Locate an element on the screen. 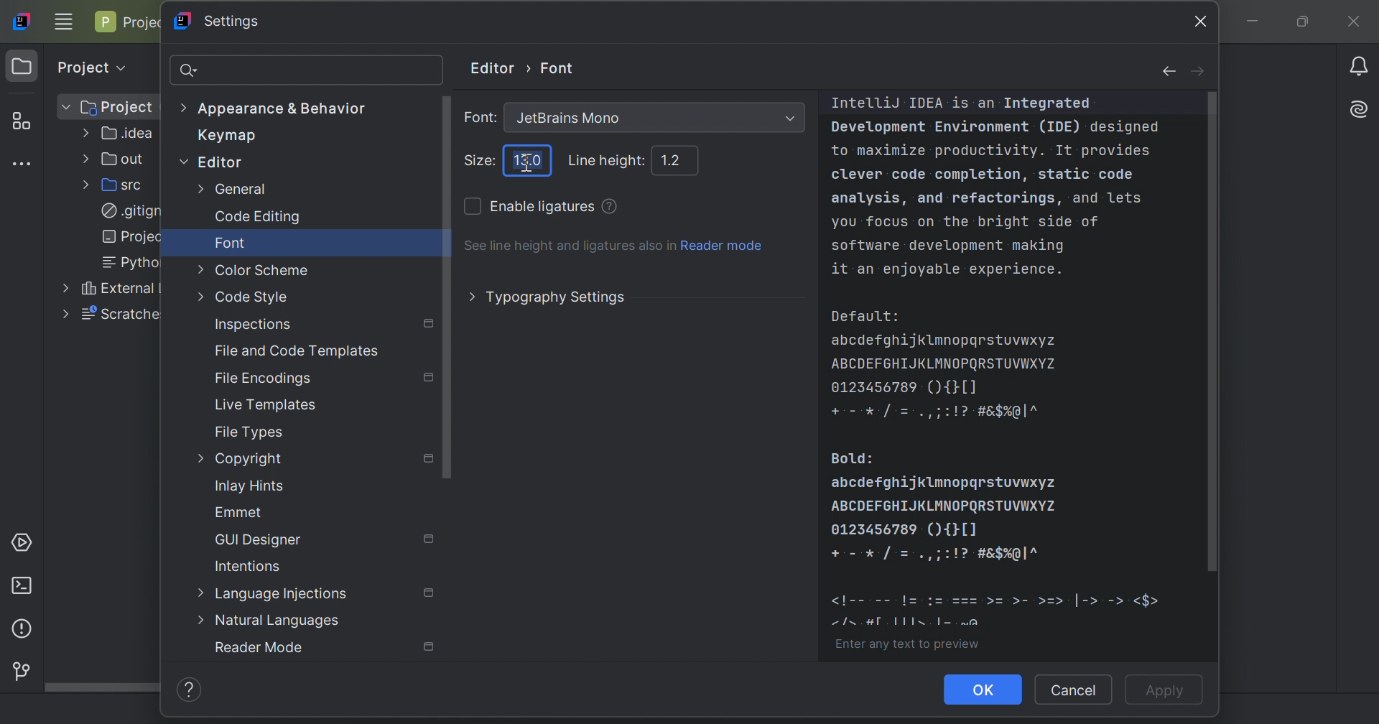 Image resolution: width=1379 pixels, height=724 pixels. clever code completion, static code is located at coordinates (979, 173).